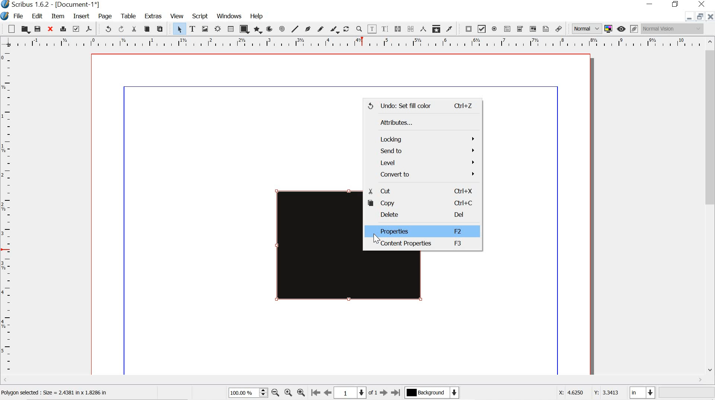 This screenshot has width=715, height=400. I want to click on pdf check box, so click(482, 28).